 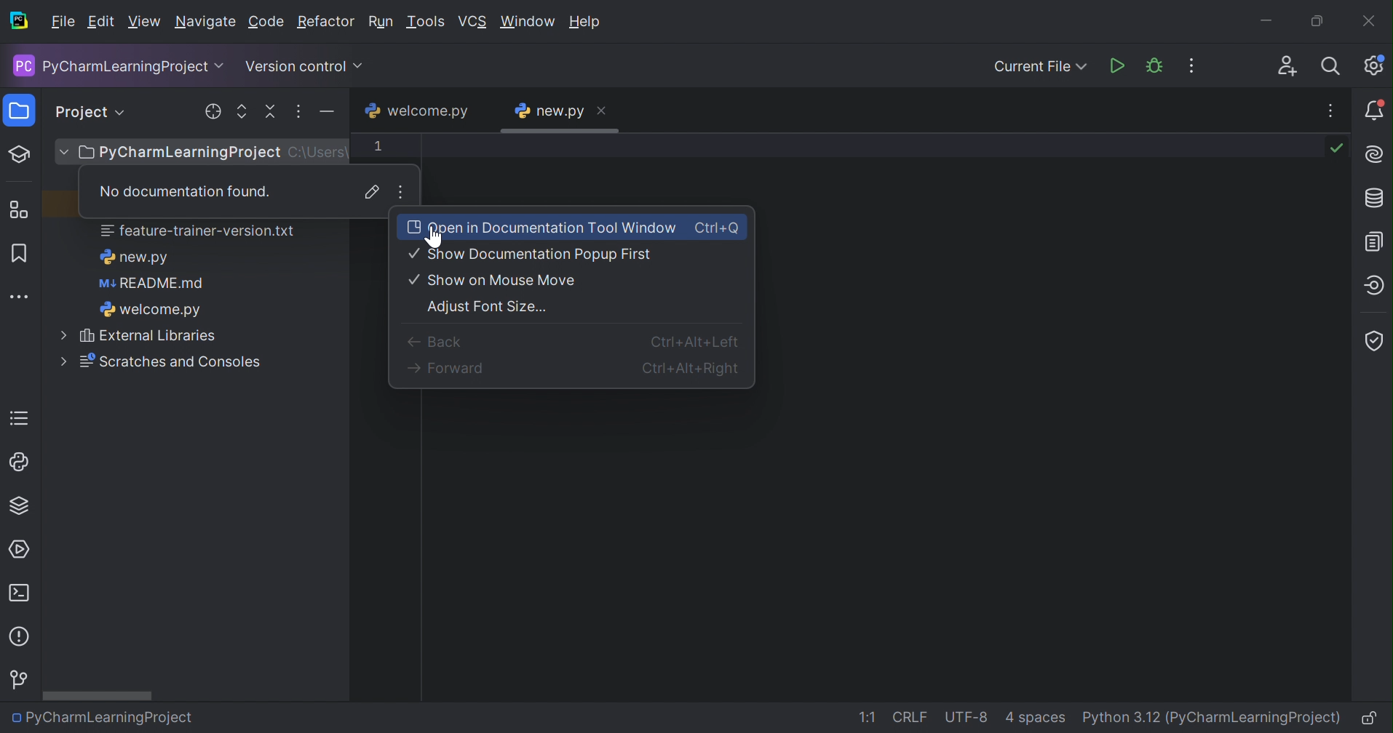 What do you see at coordinates (1287, 65) in the screenshot?
I see `Code With Me` at bounding box center [1287, 65].